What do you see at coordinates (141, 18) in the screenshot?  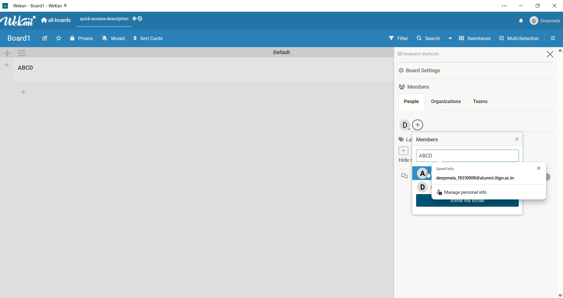 I see `show-desktop-drag-handles` at bounding box center [141, 18].